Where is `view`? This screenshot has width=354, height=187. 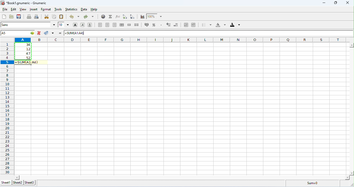 view is located at coordinates (23, 10).